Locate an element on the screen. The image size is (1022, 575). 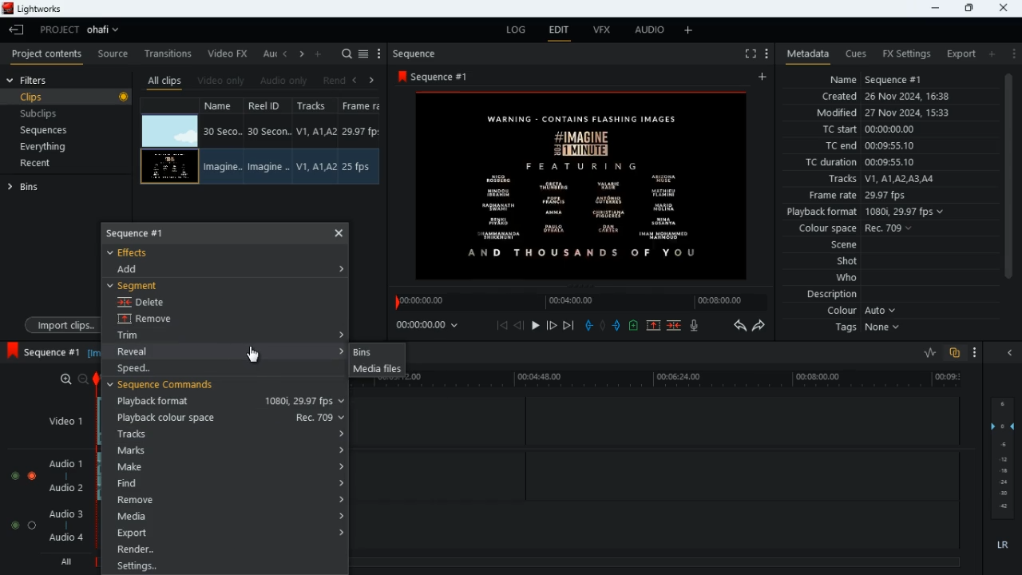
add is located at coordinates (996, 54).